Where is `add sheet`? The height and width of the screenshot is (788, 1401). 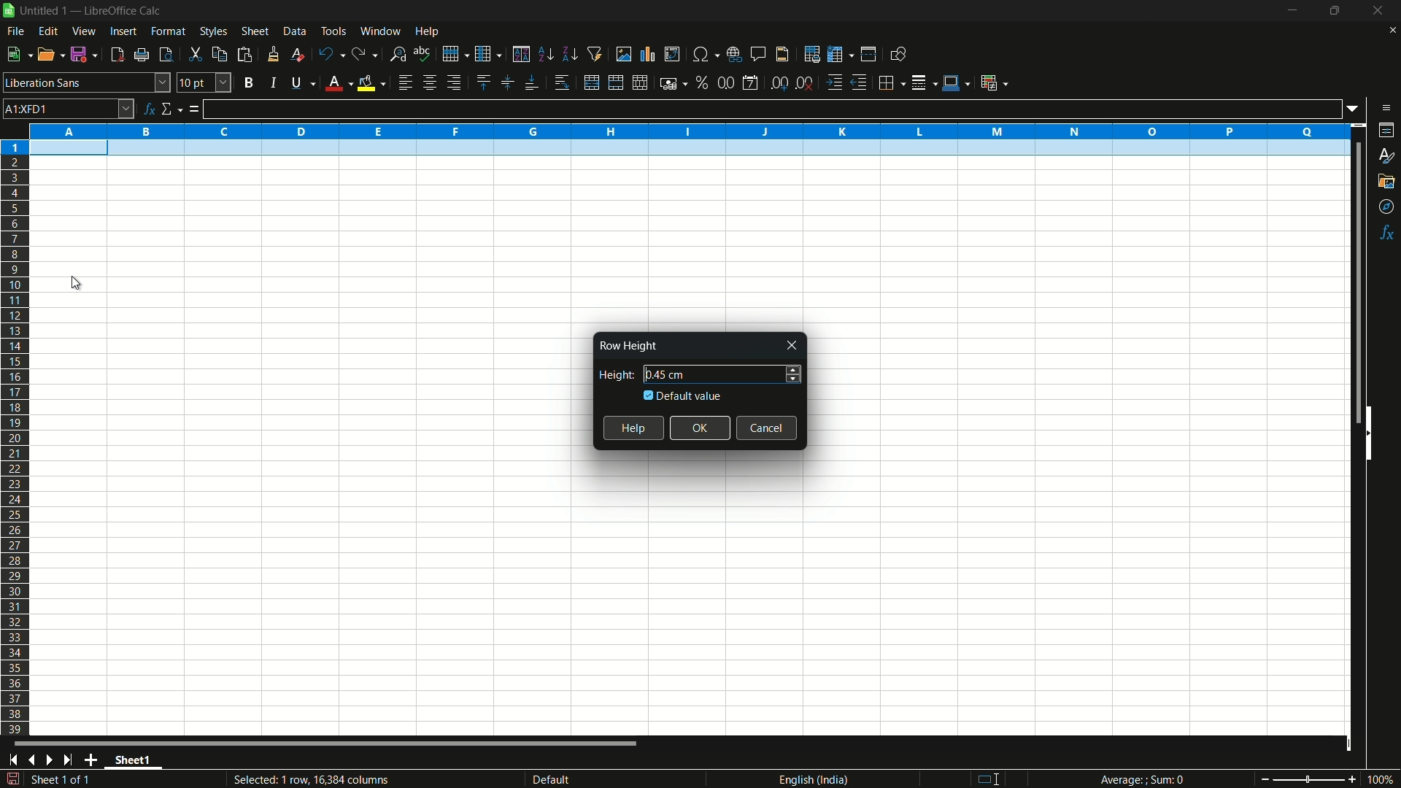 add sheet is located at coordinates (94, 760).